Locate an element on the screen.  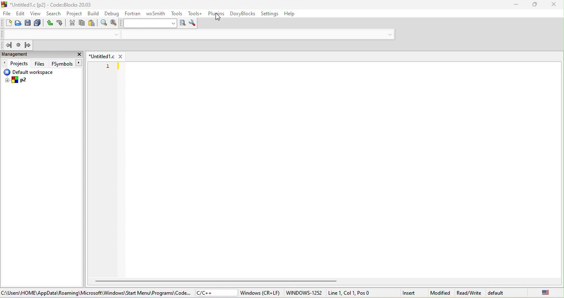
replace is located at coordinates (114, 24).